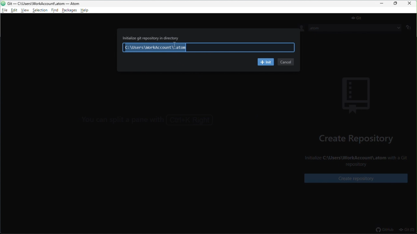 This screenshot has width=417, height=234. What do you see at coordinates (56, 11) in the screenshot?
I see `find` at bounding box center [56, 11].